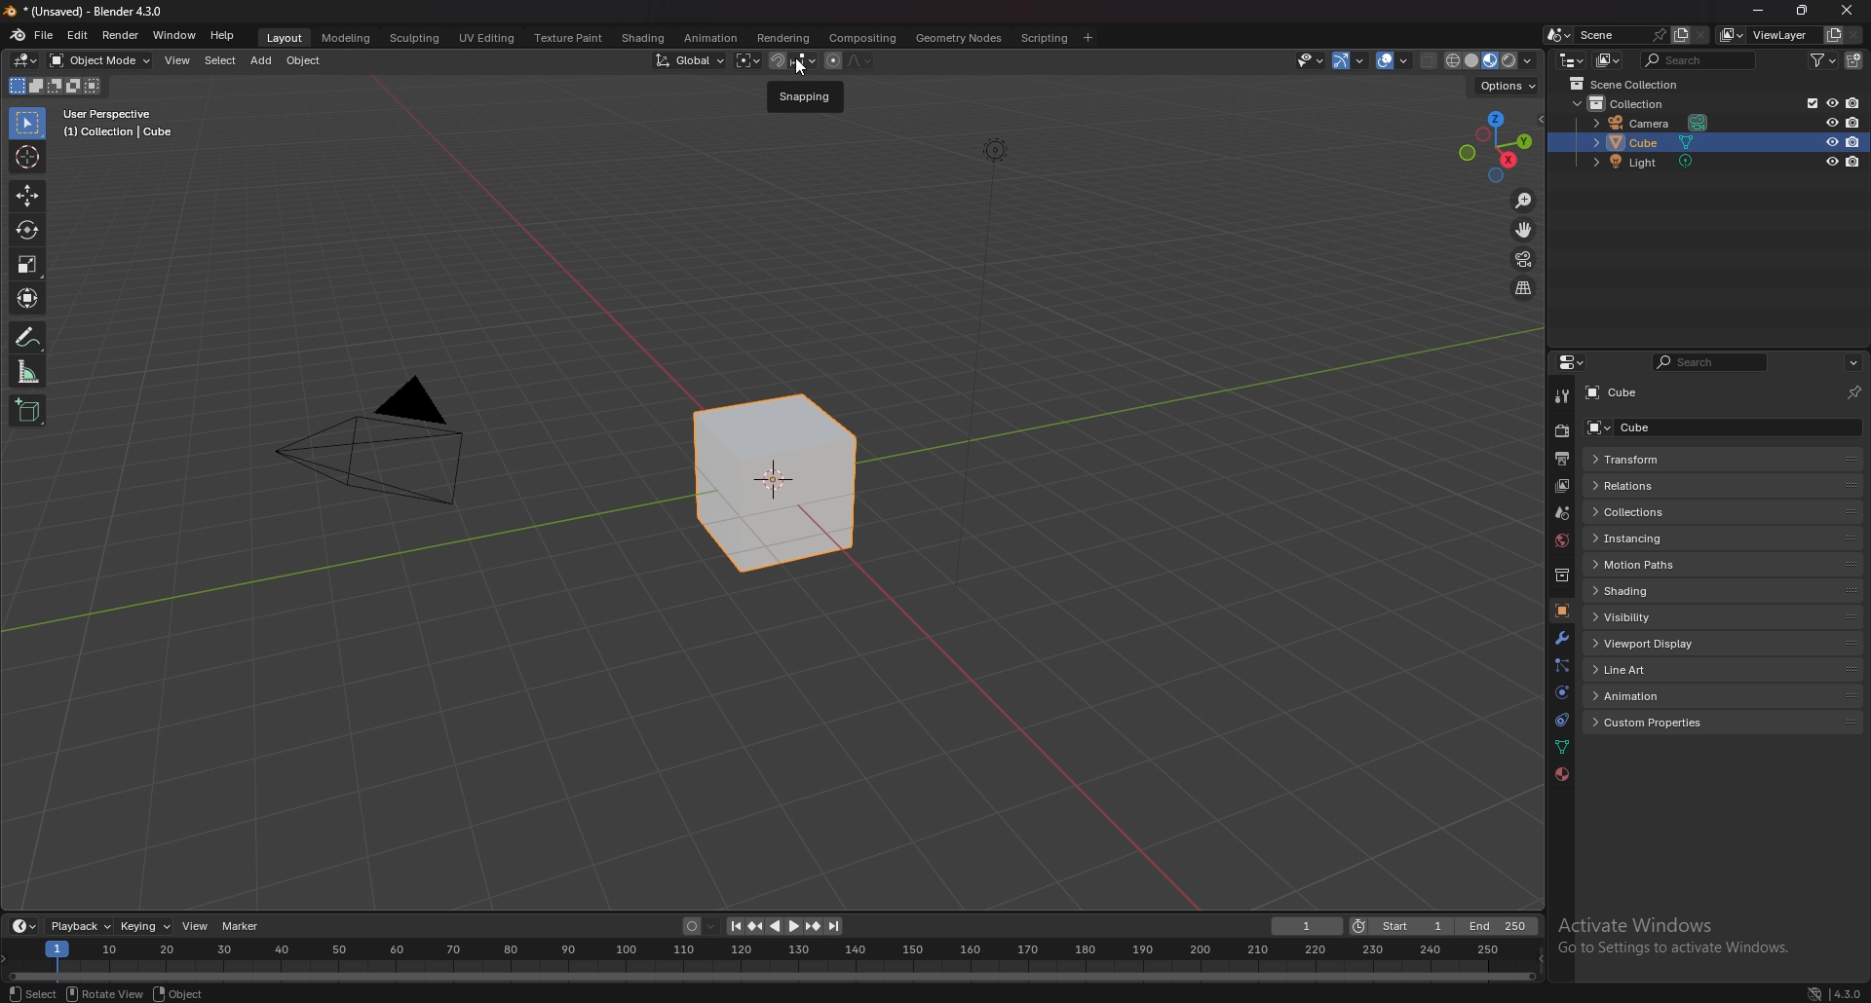  What do you see at coordinates (286, 38) in the screenshot?
I see `layout` at bounding box center [286, 38].